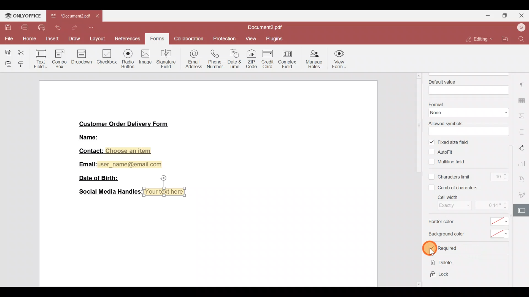  Describe the element at coordinates (522, 39) in the screenshot. I see `Find` at that location.